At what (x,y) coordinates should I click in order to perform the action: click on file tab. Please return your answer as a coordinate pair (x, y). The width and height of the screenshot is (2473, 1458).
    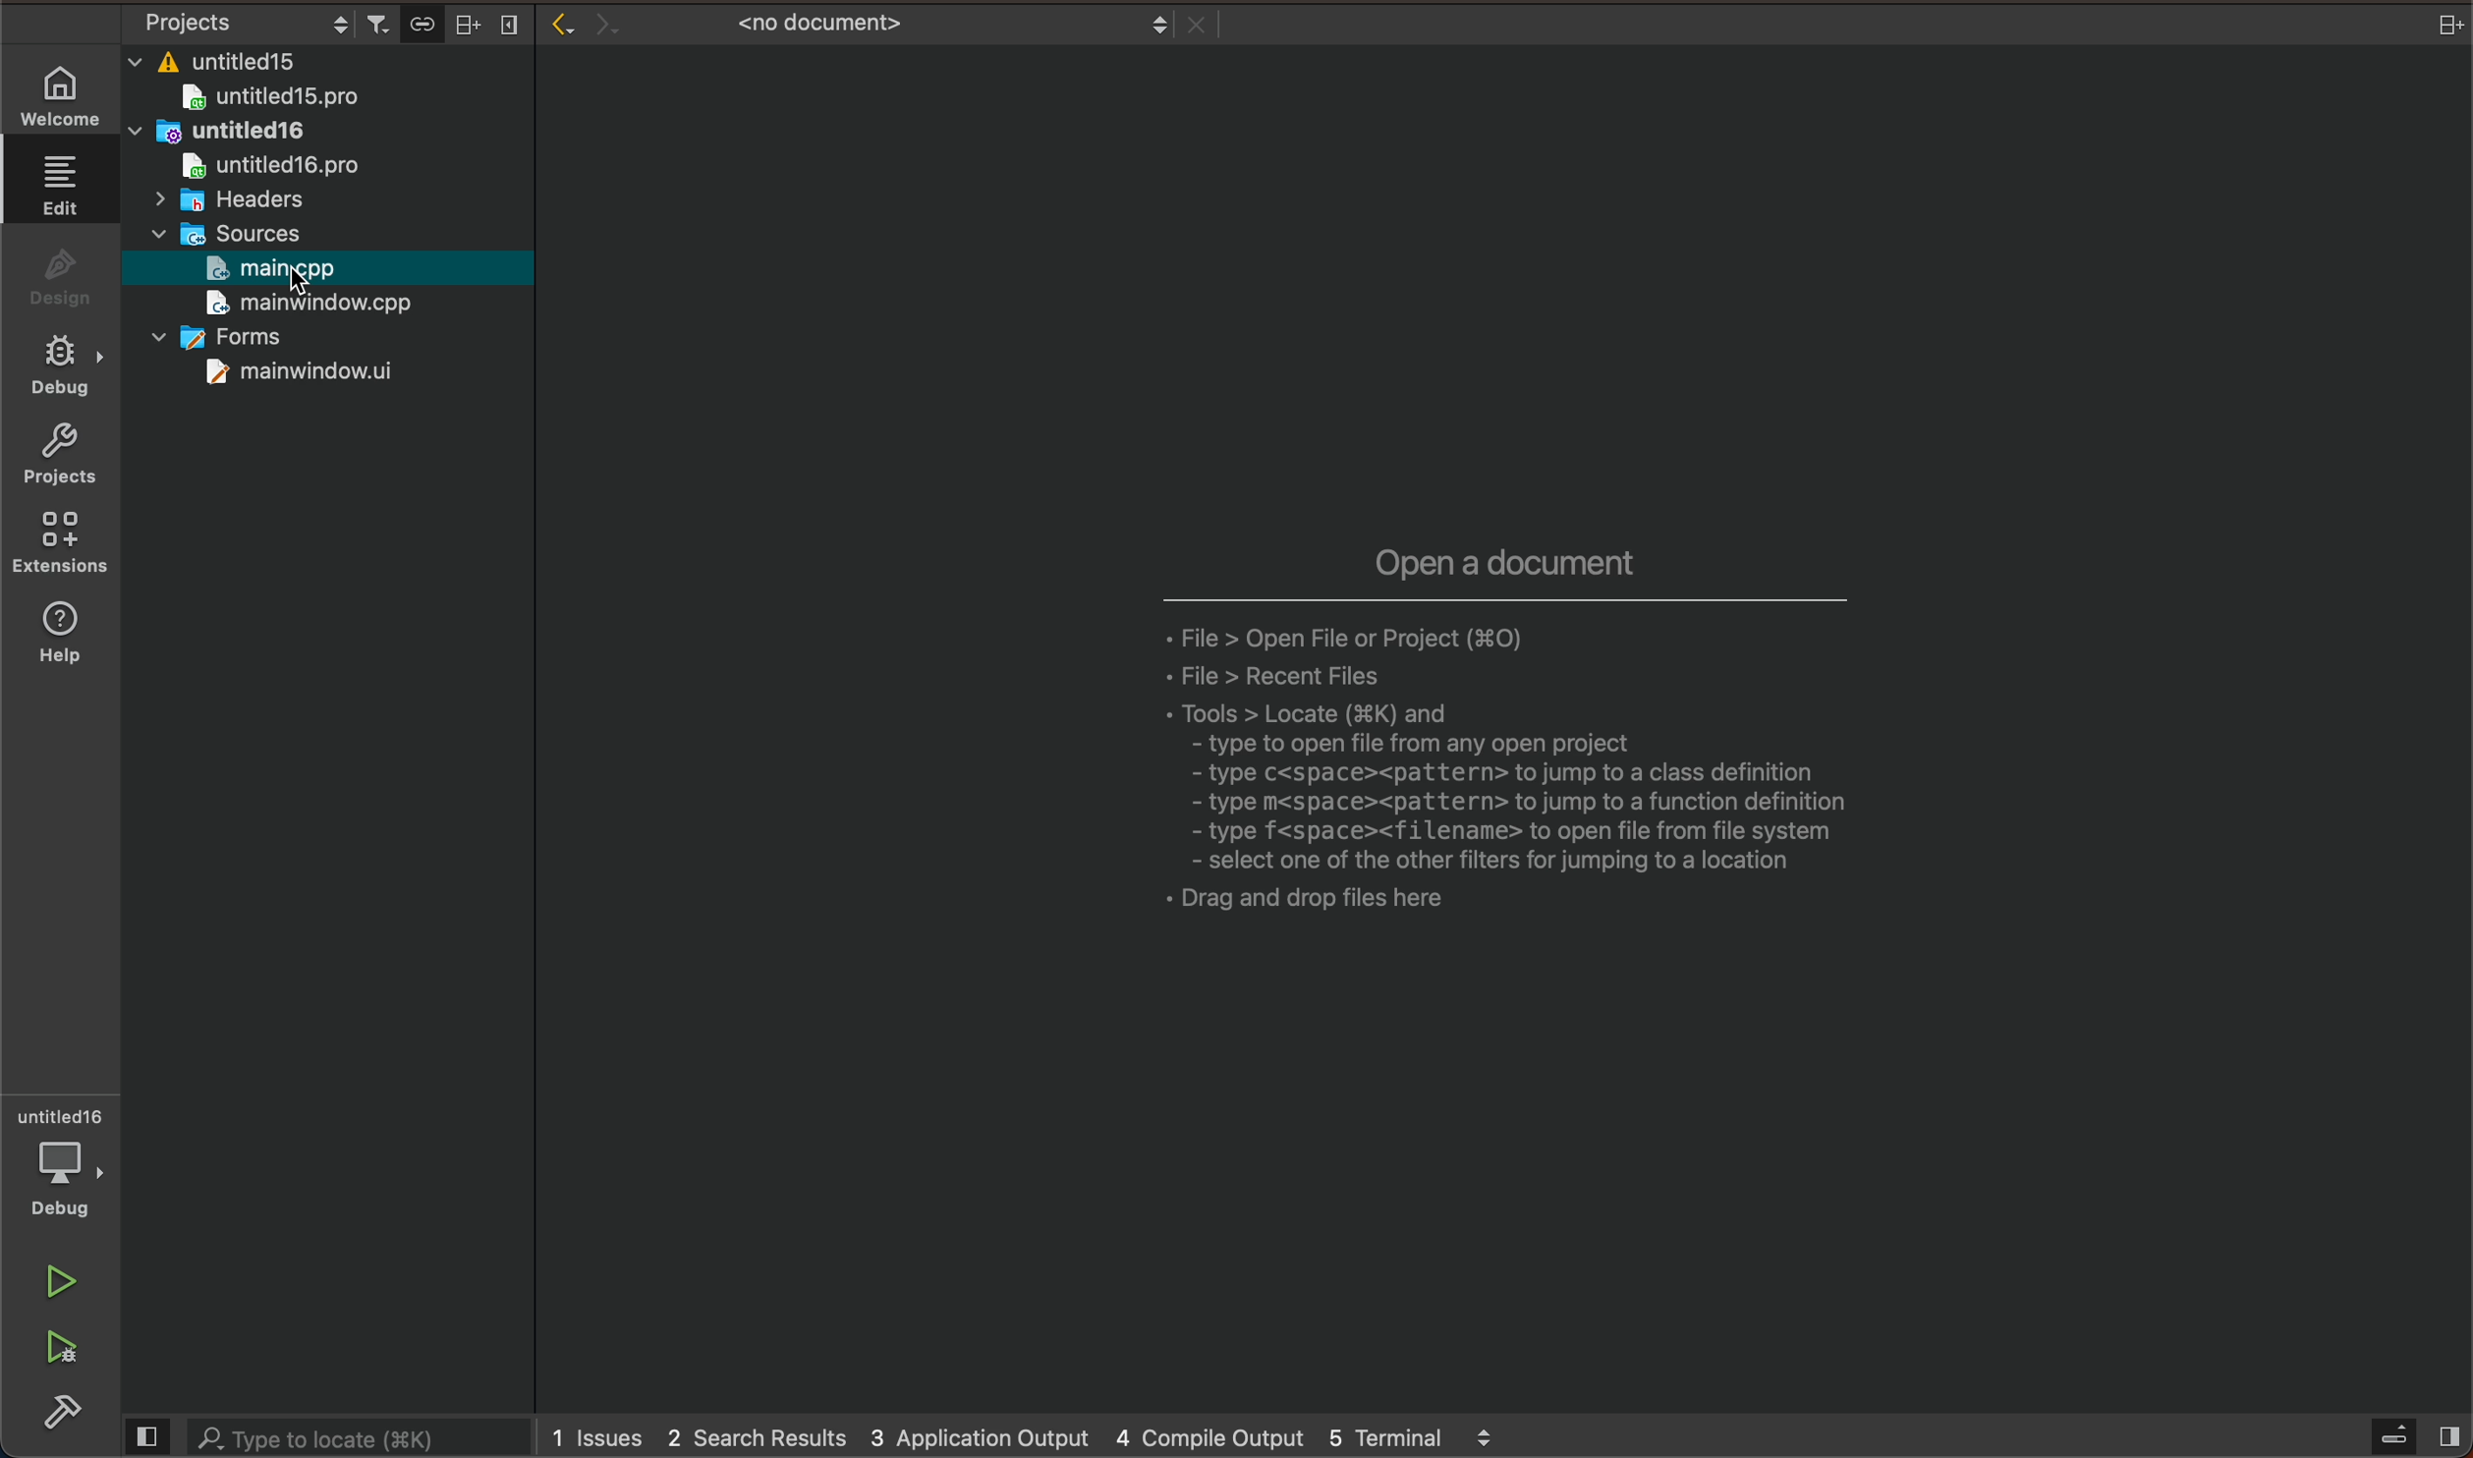
    Looking at the image, I should click on (891, 24).